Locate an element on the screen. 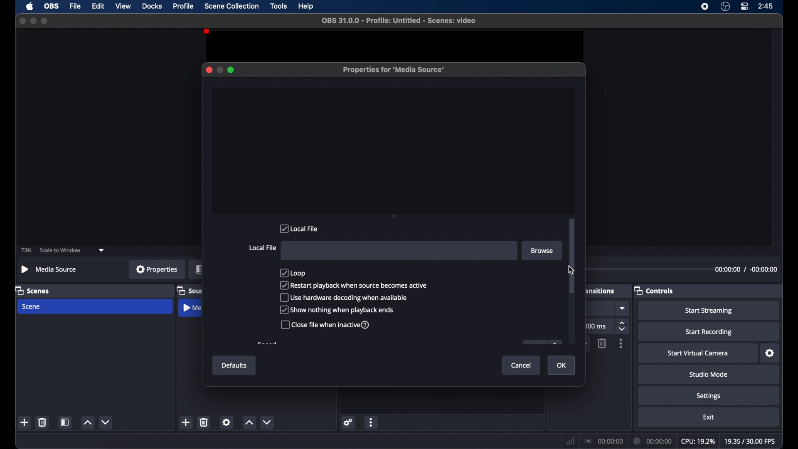  checkbox is located at coordinates (326, 325).